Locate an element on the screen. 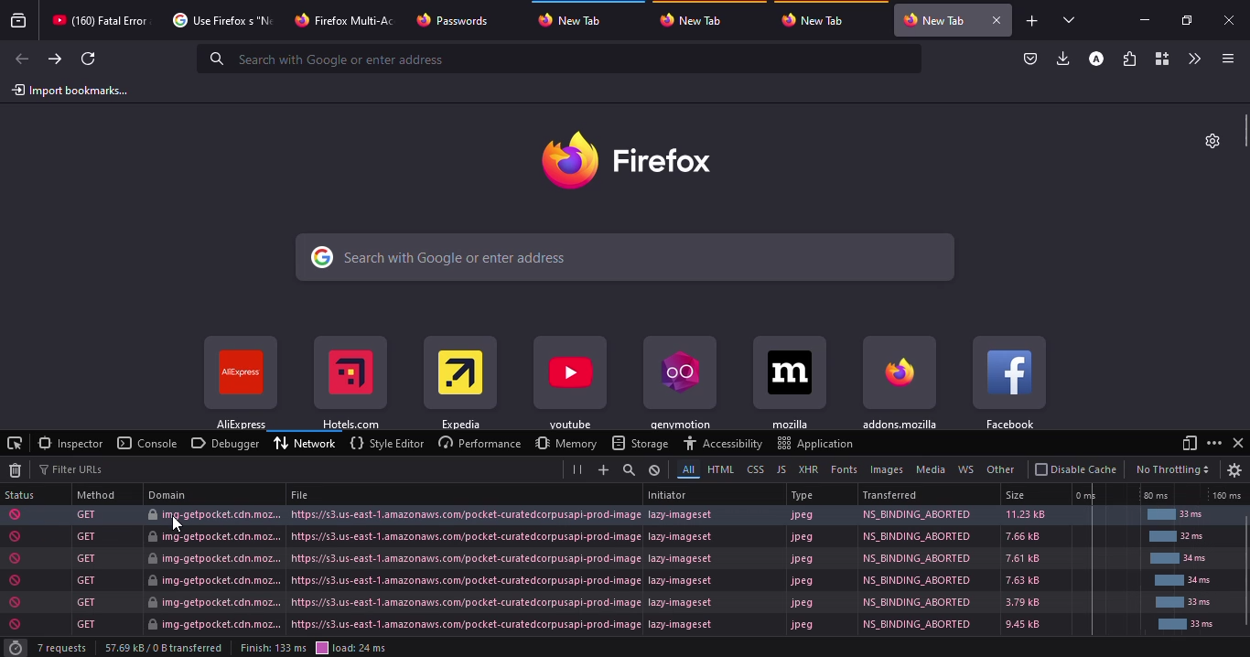 The height and width of the screenshot is (657, 1250). debugger is located at coordinates (225, 442).